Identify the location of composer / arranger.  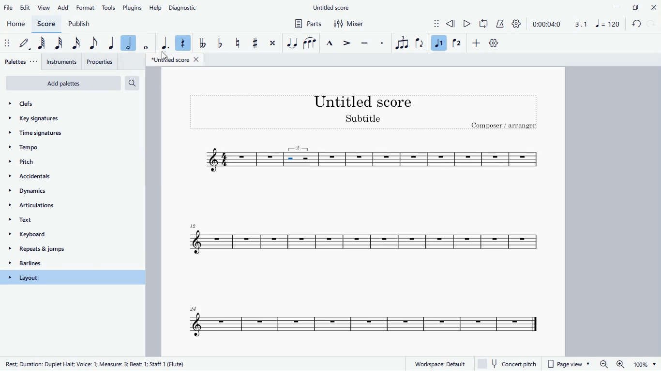
(506, 127).